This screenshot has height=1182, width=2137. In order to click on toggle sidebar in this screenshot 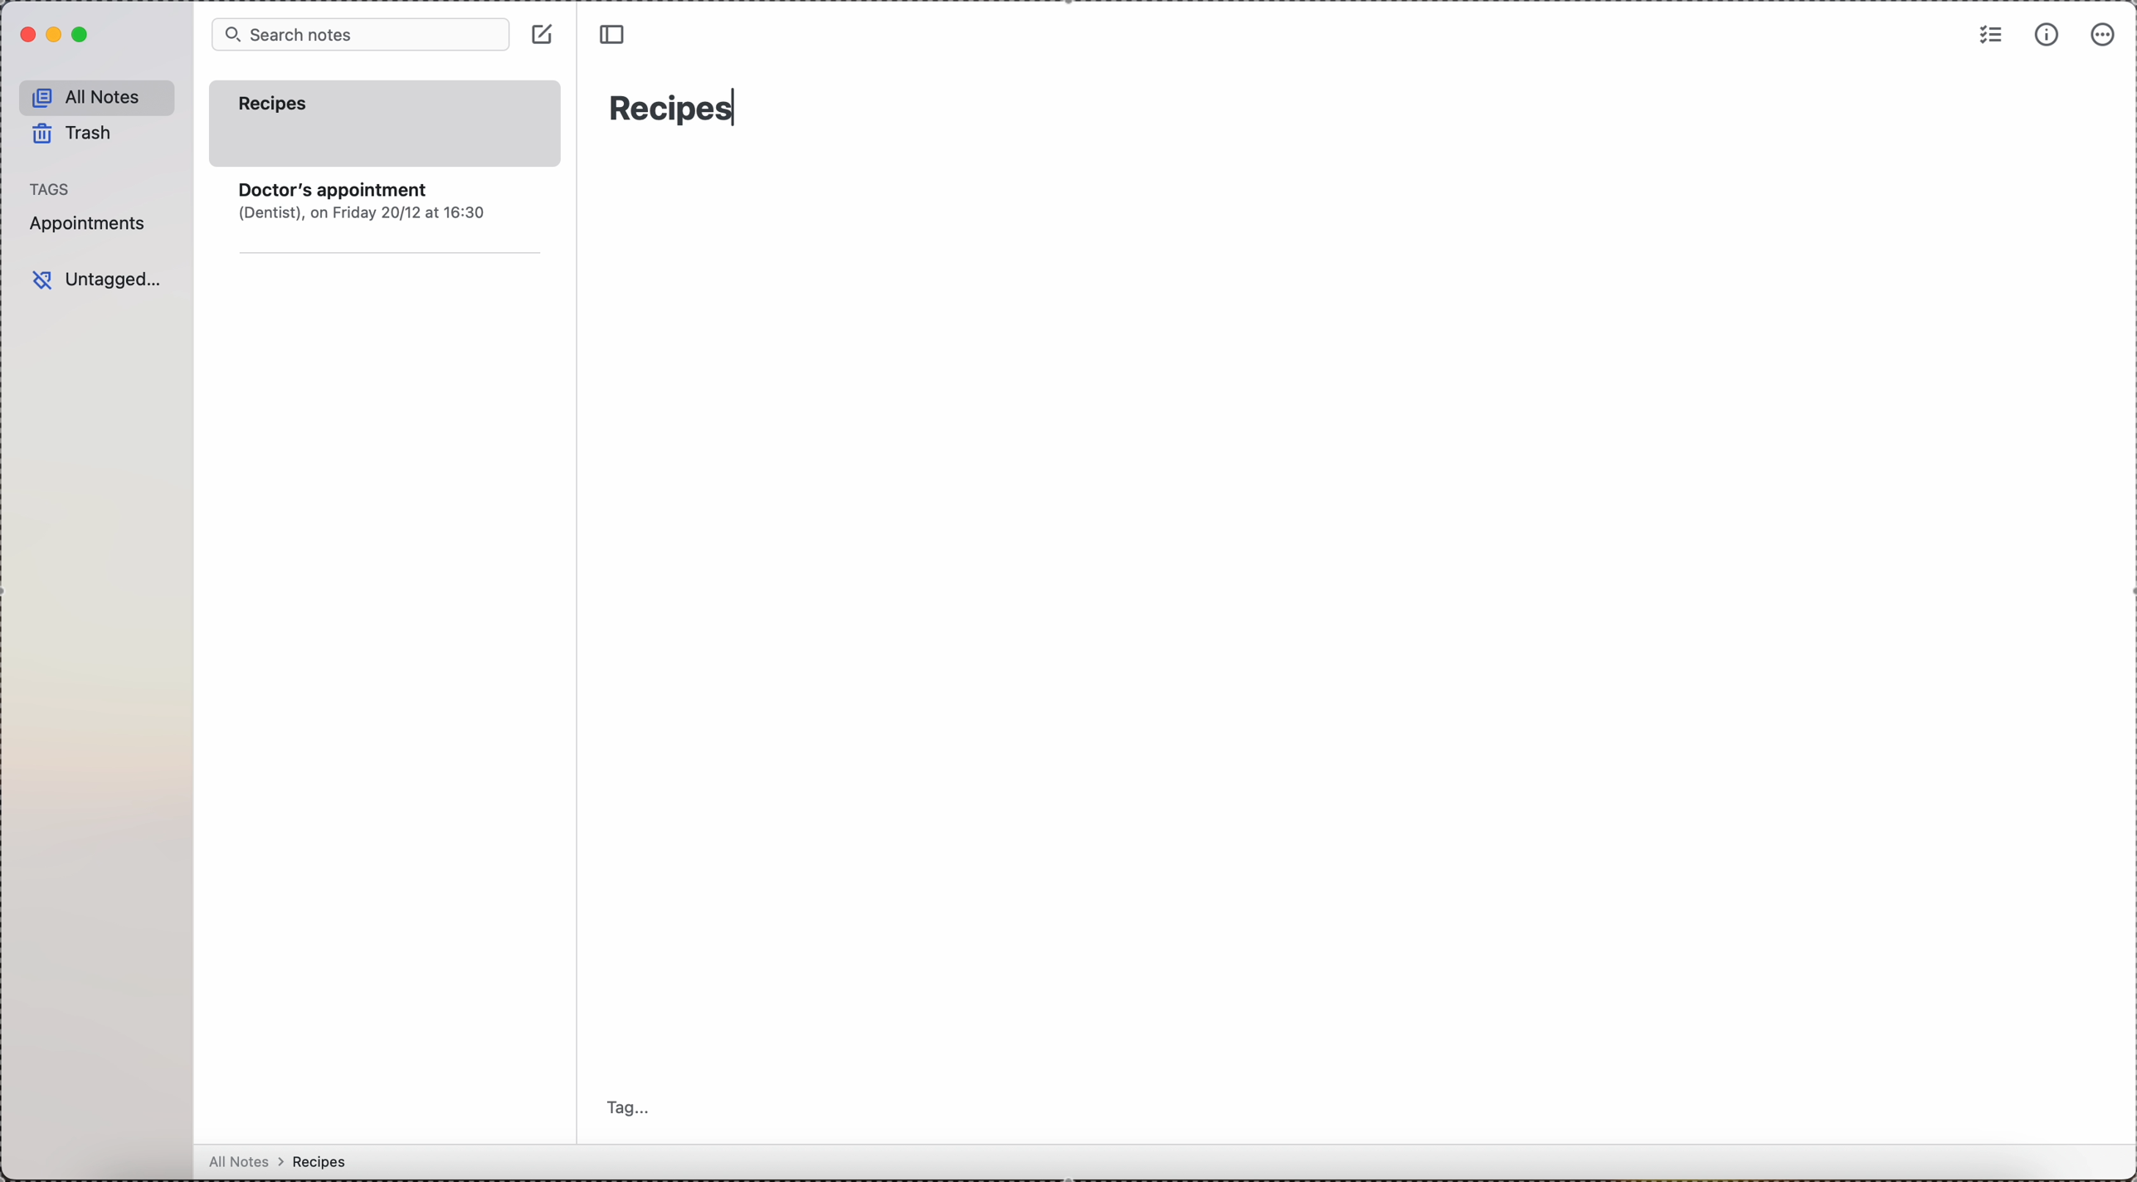, I will do `click(611, 32)`.